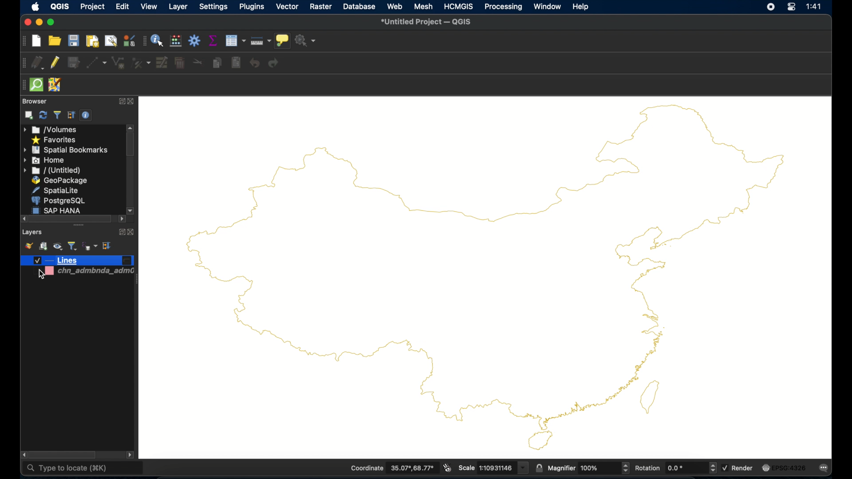 Image resolution: width=852 pixels, height=479 pixels. Describe the element at coordinates (66, 150) in the screenshot. I see `spatial bookmarks` at that location.